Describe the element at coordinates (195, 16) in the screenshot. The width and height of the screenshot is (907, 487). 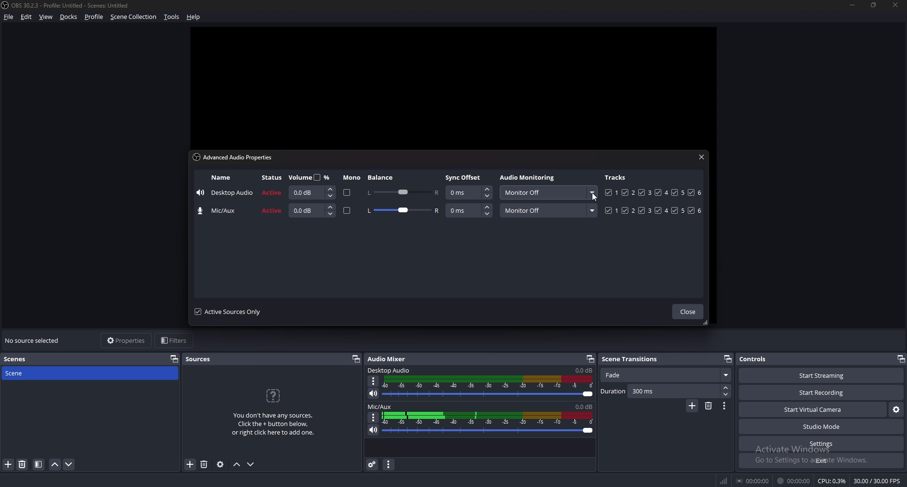
I see `help` at that location.